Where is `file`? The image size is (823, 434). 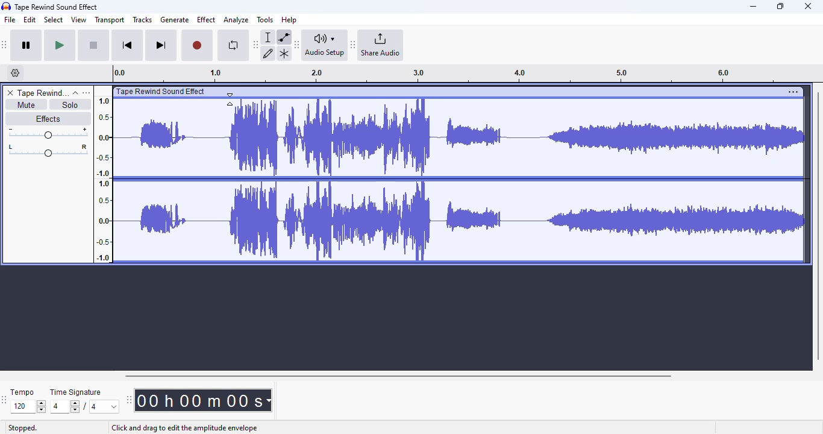 file is located at coordinates (10, 20).